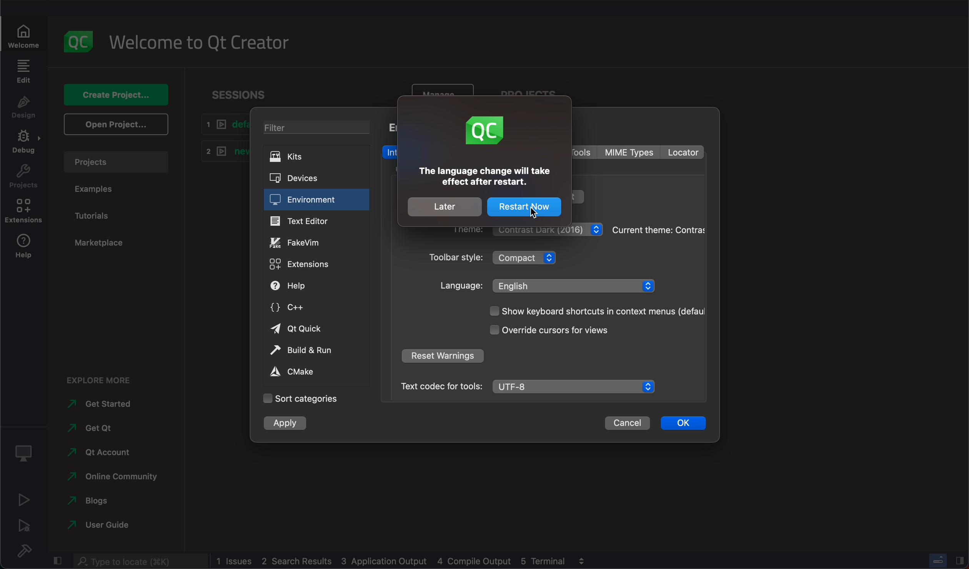 This screenshot has height=569, width=969. I want to click on theme menu, so click(548, 230).